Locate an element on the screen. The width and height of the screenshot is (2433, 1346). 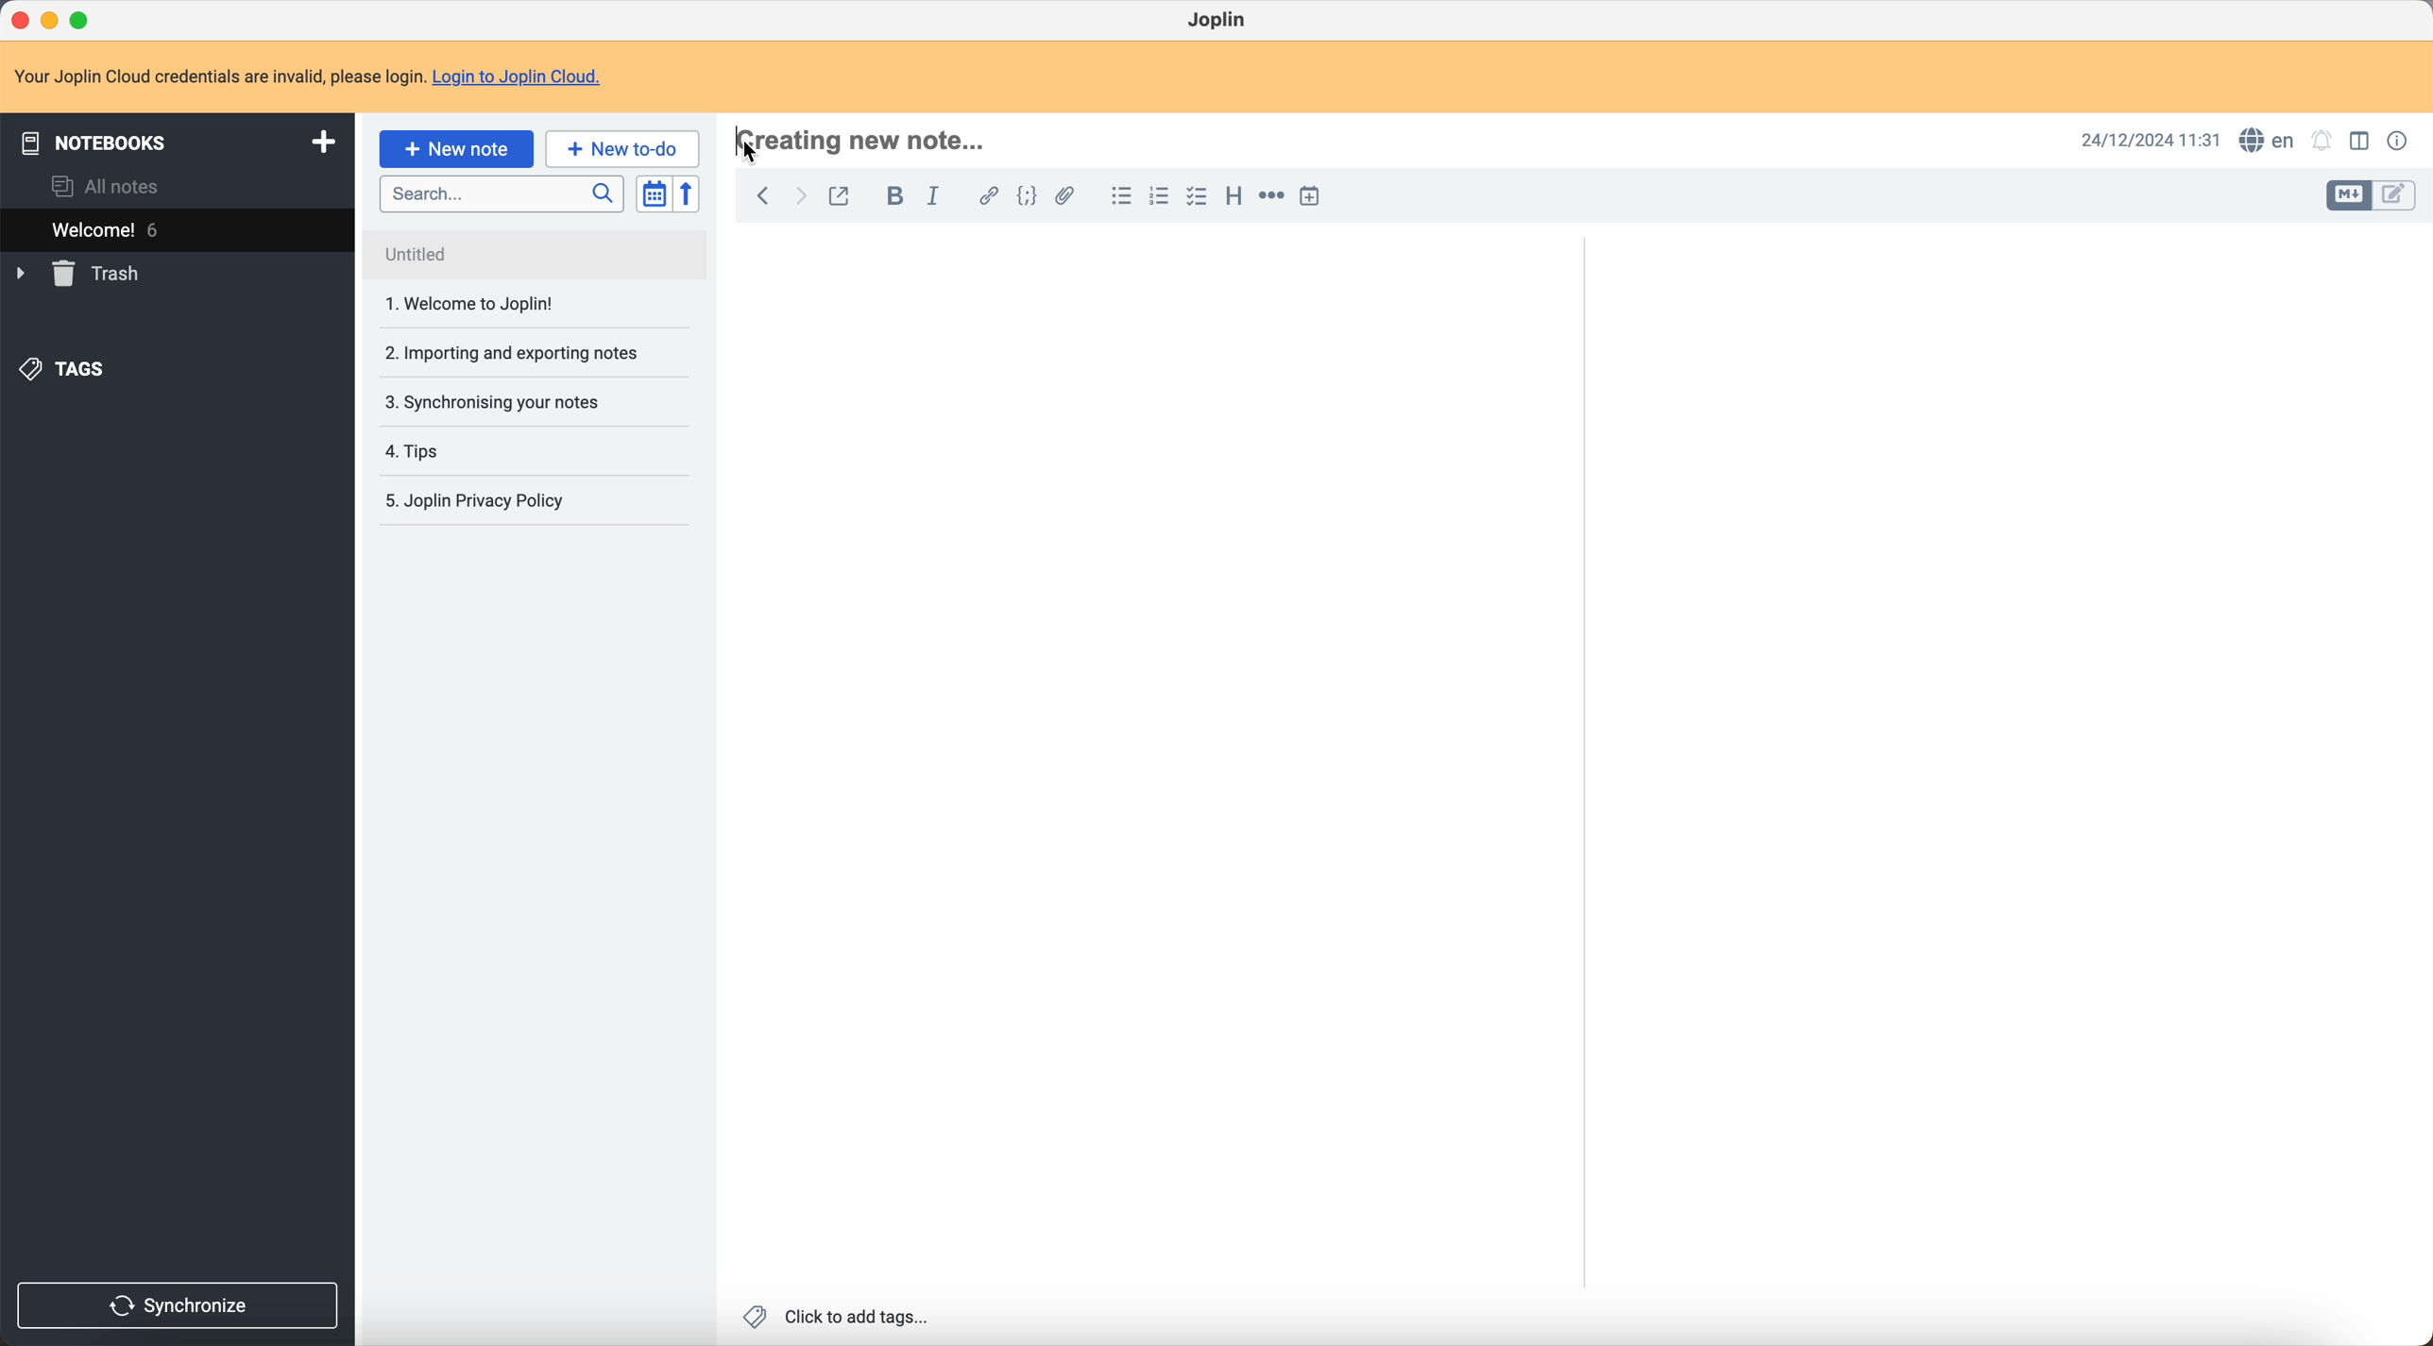
5. Joplin Privacy Policy is located at coordinates (487, 502).